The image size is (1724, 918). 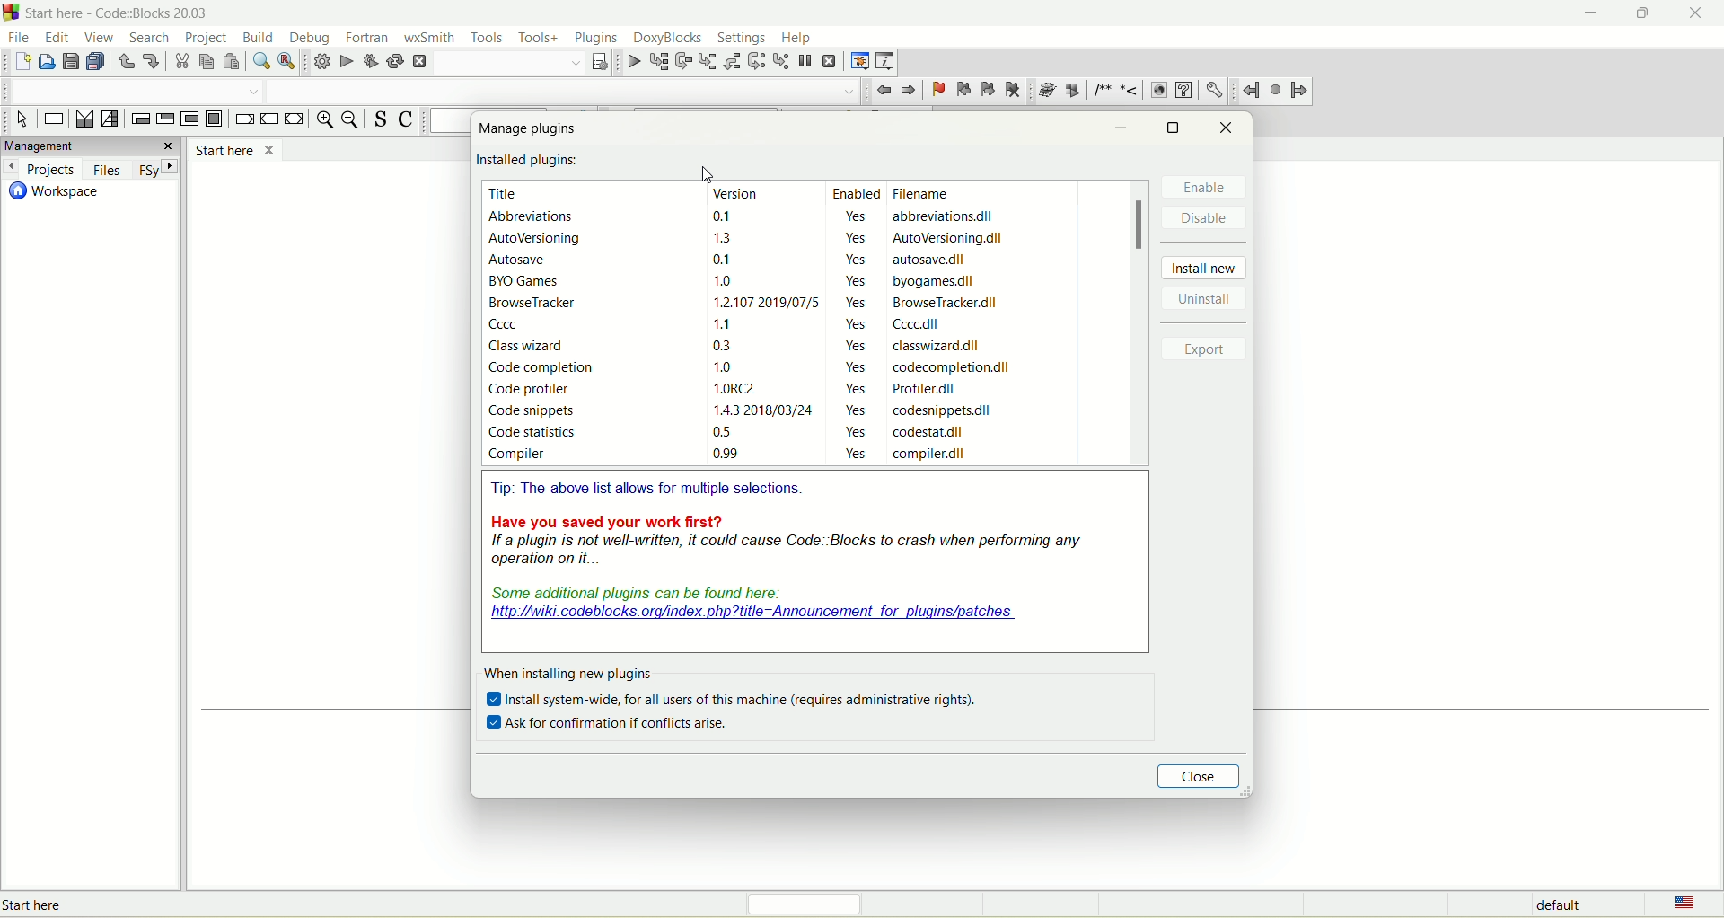 I want to click on various info, so click(x=886, y=60).